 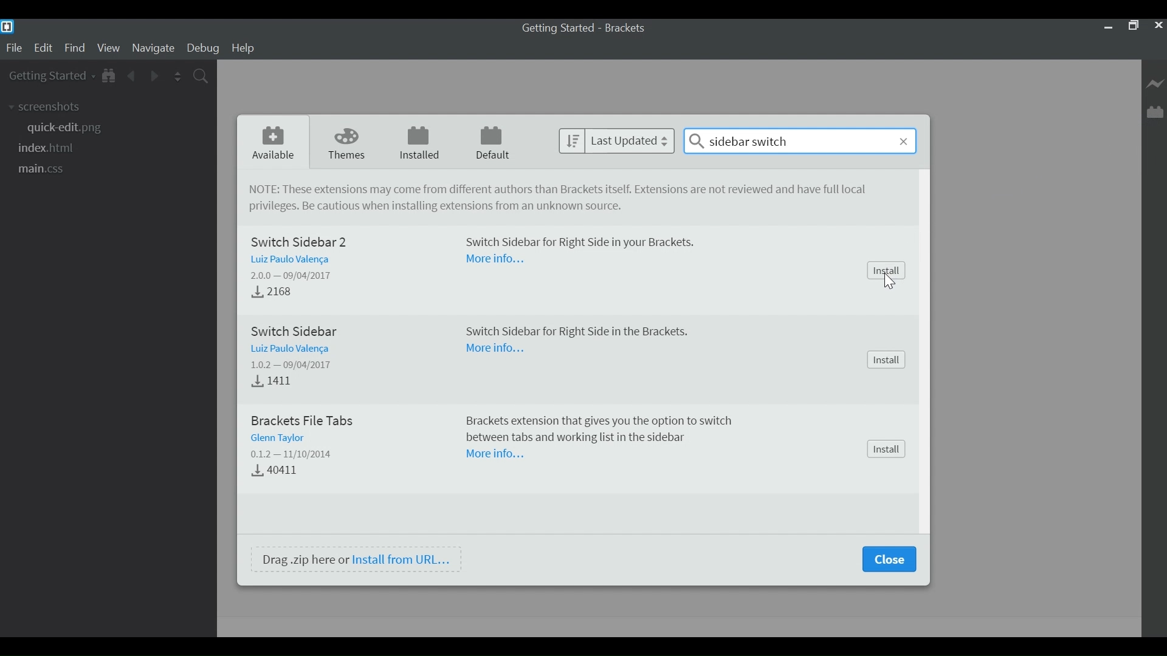 What do you see at coordinates (48, 147) in the screenshot?
I see `index.html` at bounding box center [48, 147].